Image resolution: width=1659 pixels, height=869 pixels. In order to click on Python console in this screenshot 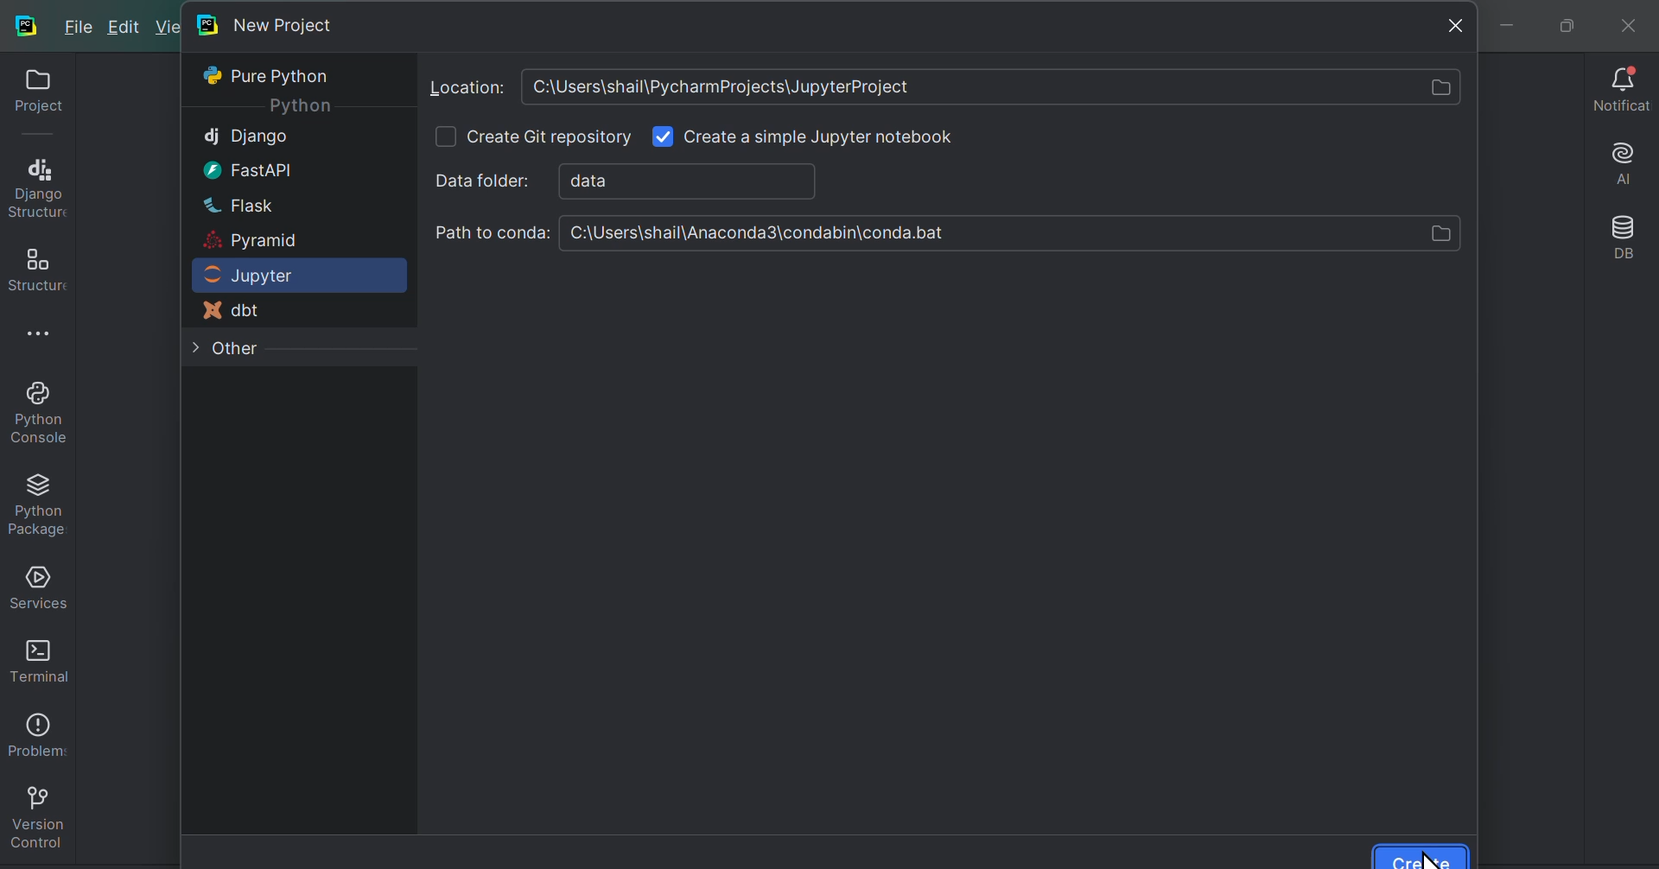, I will do `click(36, 411)`.